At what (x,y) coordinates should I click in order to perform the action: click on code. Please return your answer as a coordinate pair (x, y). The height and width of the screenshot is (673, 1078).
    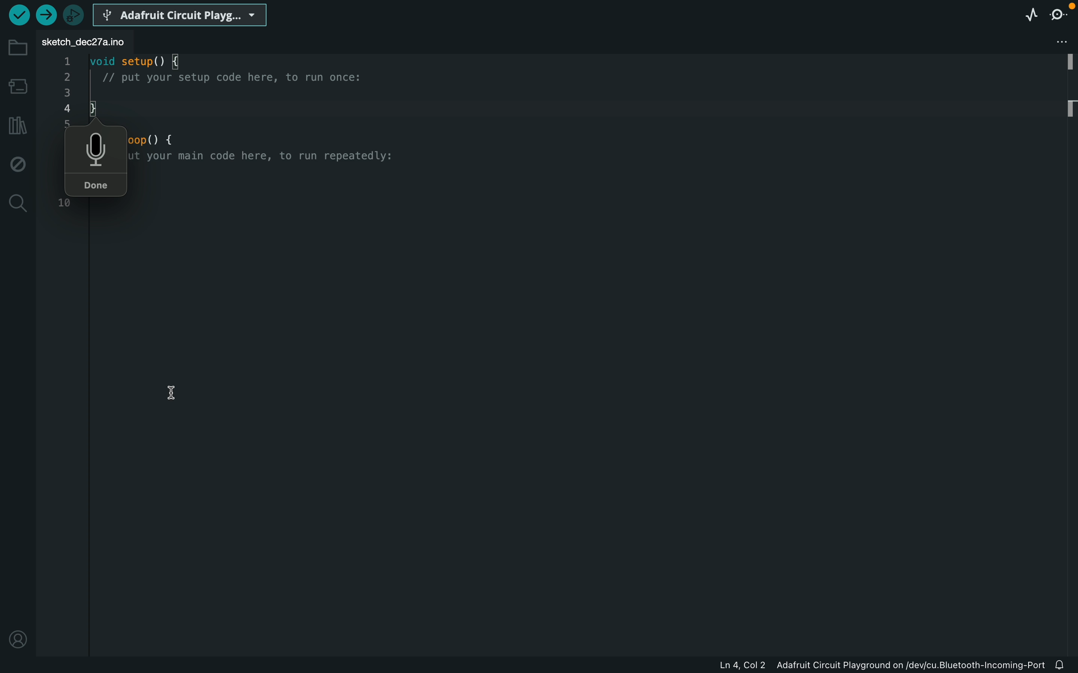
    Looking at the image, I should click on (225, 76).